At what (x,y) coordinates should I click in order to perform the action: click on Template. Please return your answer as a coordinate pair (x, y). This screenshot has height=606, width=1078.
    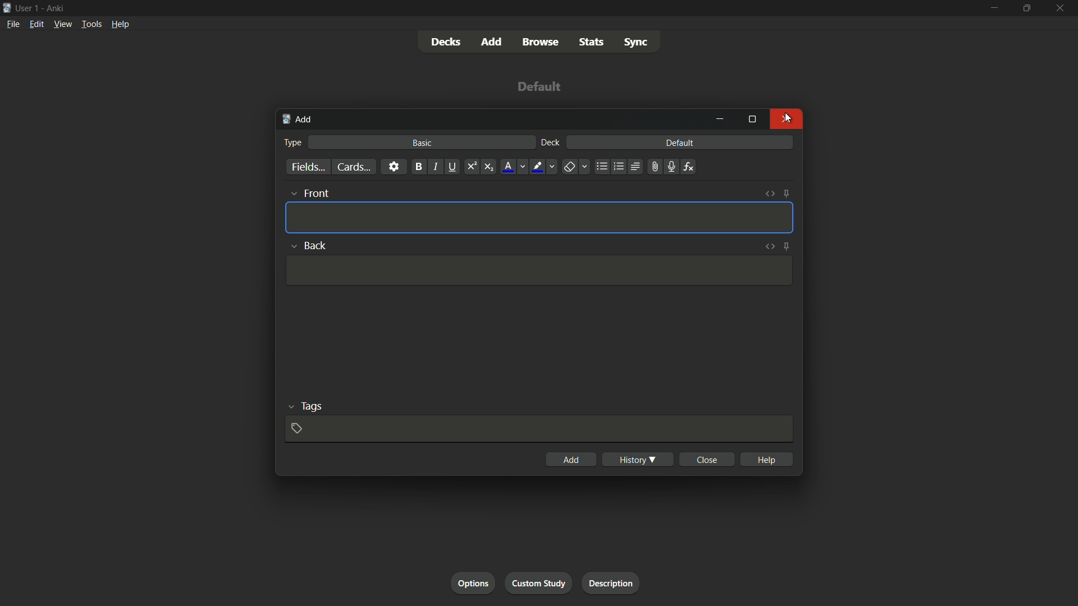
    Looking at the image, I should click on (538, 270).